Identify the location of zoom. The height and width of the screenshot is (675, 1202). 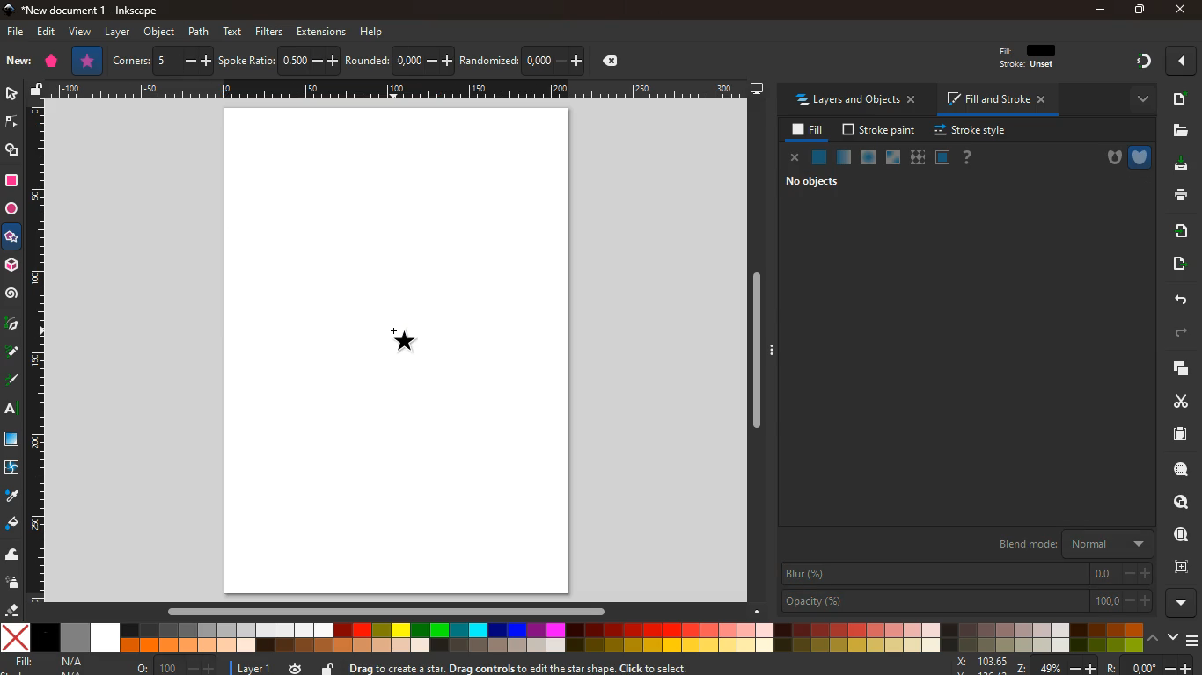
(1178, 471).